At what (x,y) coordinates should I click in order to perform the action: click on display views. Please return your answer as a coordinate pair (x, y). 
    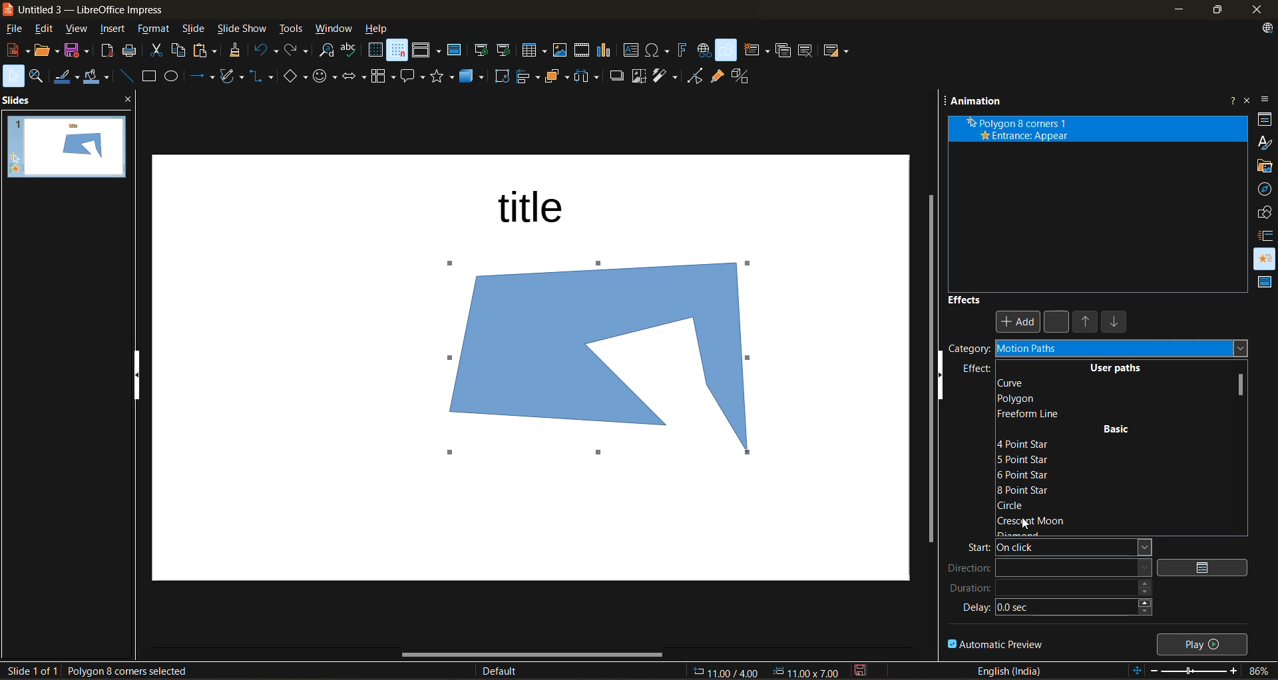
    Looking at the image, I should click on (425, 52).